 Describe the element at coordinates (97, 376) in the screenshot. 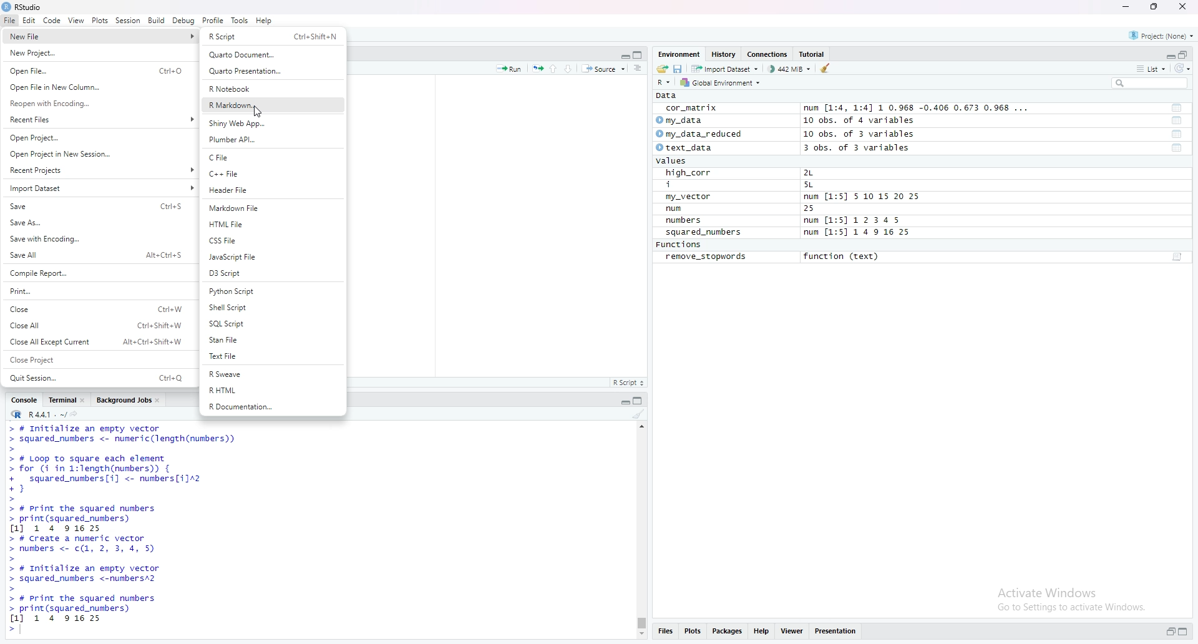

I see `cr+Q
Quit Session...` at that location.